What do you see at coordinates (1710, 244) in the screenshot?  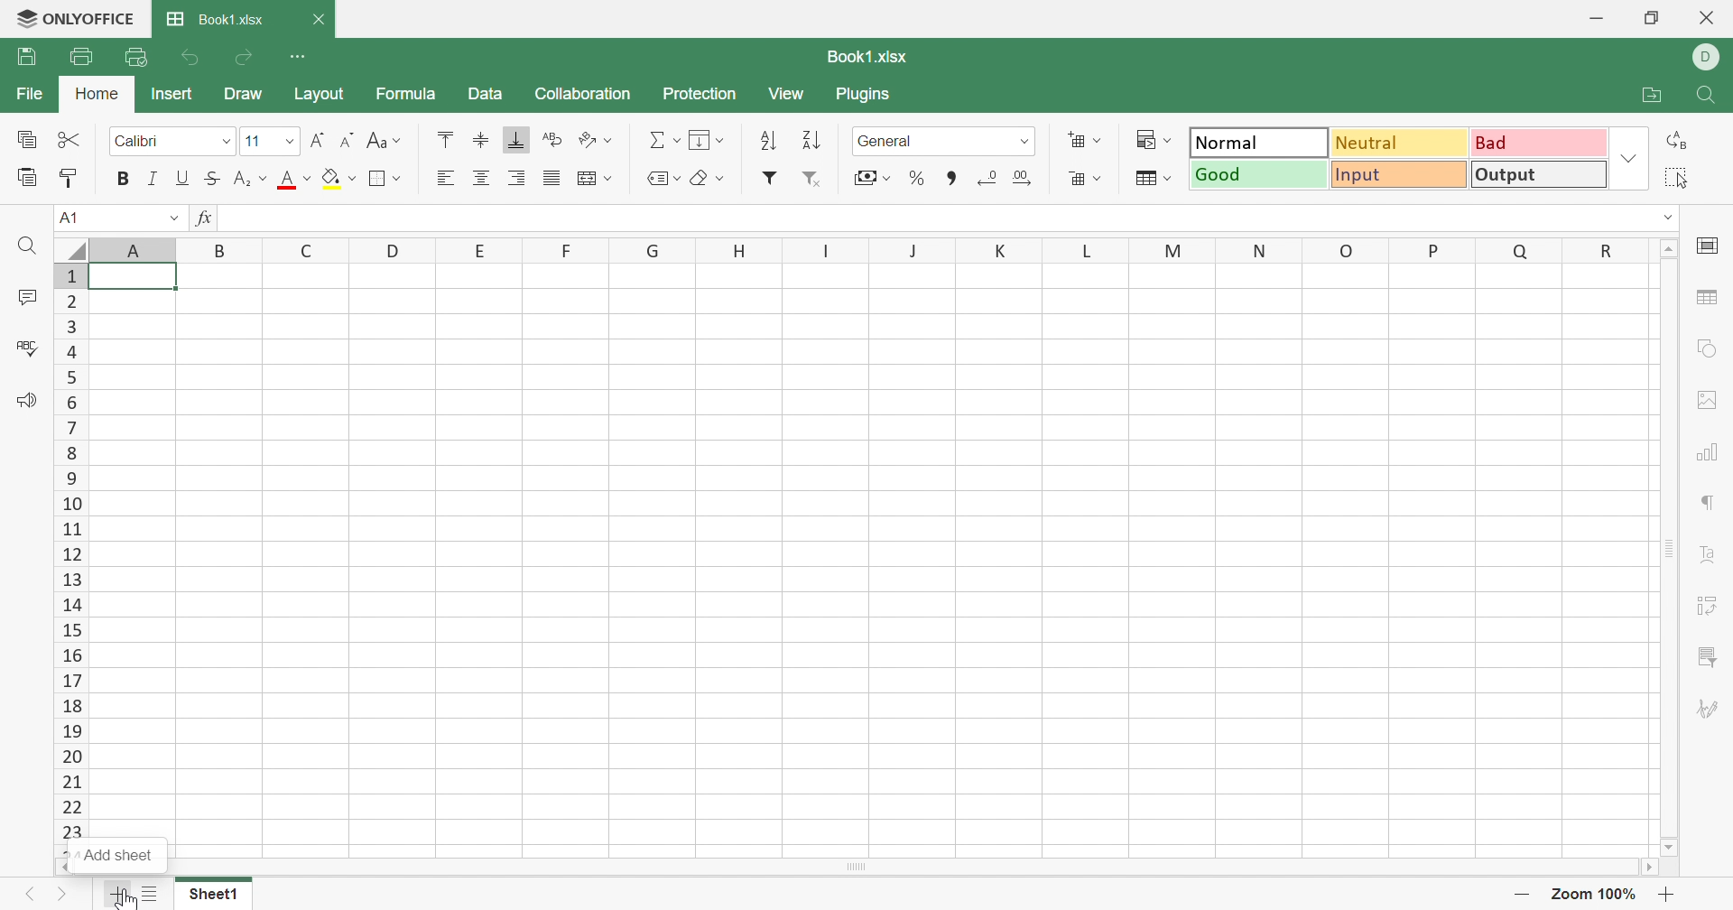 I see `Slide settings` at bounding box center [1710, 244].